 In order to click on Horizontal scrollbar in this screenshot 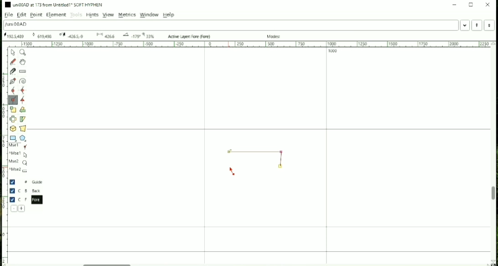, I will do `click(109, 263)`.